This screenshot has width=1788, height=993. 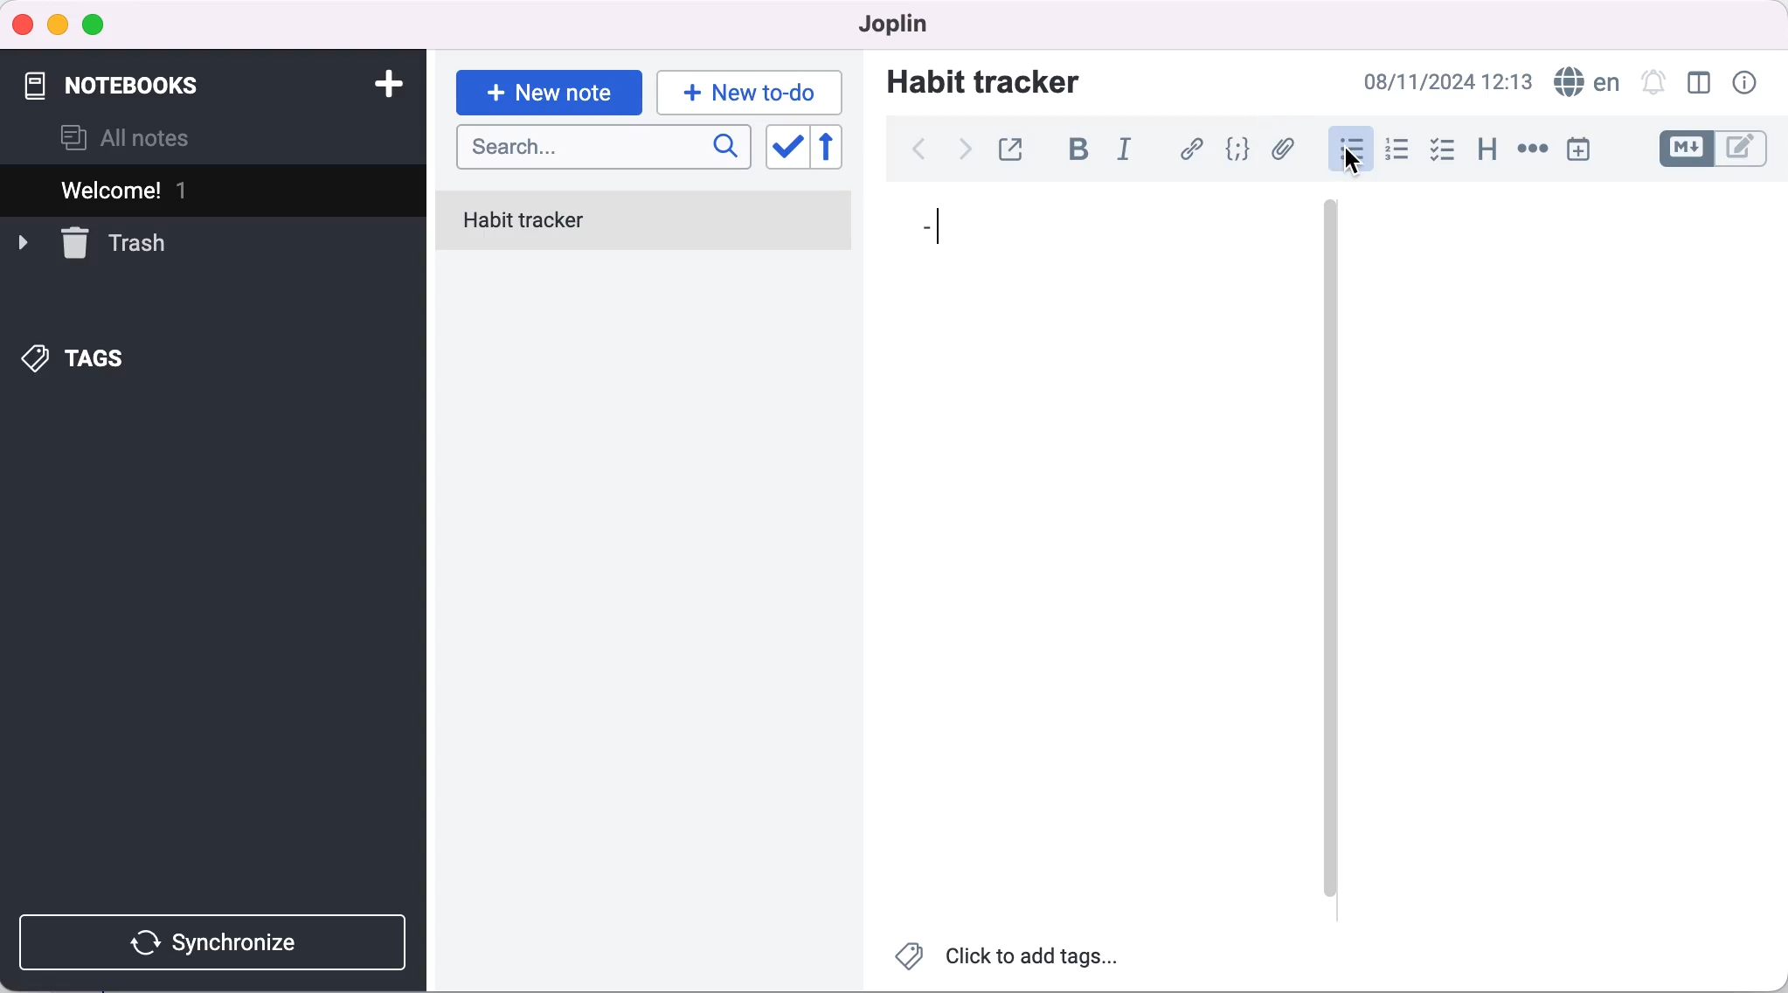 What do you see at coordinates (1653, 81) in the screenshot?
I see `set alarm` at bounding box center [1653, 81].